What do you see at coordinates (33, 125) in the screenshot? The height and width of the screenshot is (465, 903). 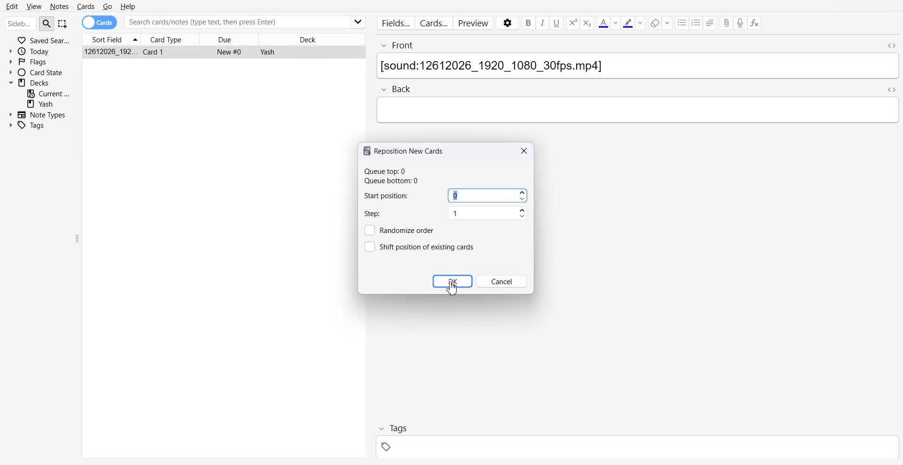 I see `Tags` at bounding box center [33, 125].